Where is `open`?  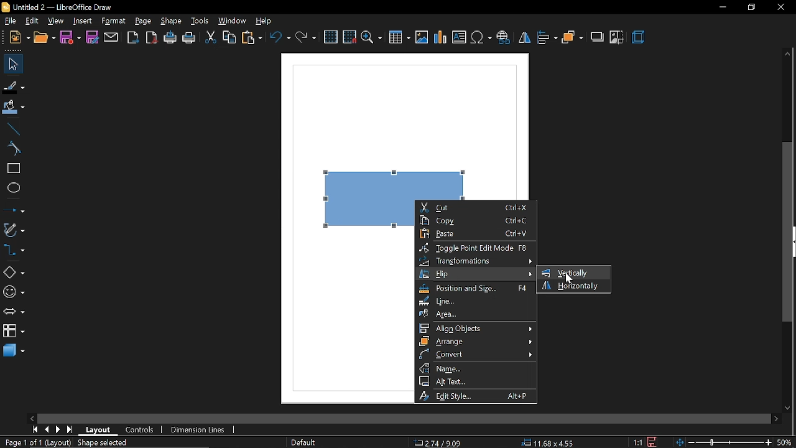
open is located at coordinates (44, 37).